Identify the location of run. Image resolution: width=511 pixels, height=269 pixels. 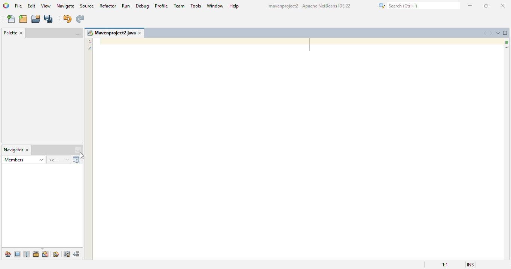
(126, 6).